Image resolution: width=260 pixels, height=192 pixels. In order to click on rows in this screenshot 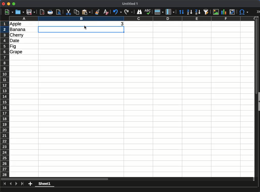, I will do `click(5, 99)`.